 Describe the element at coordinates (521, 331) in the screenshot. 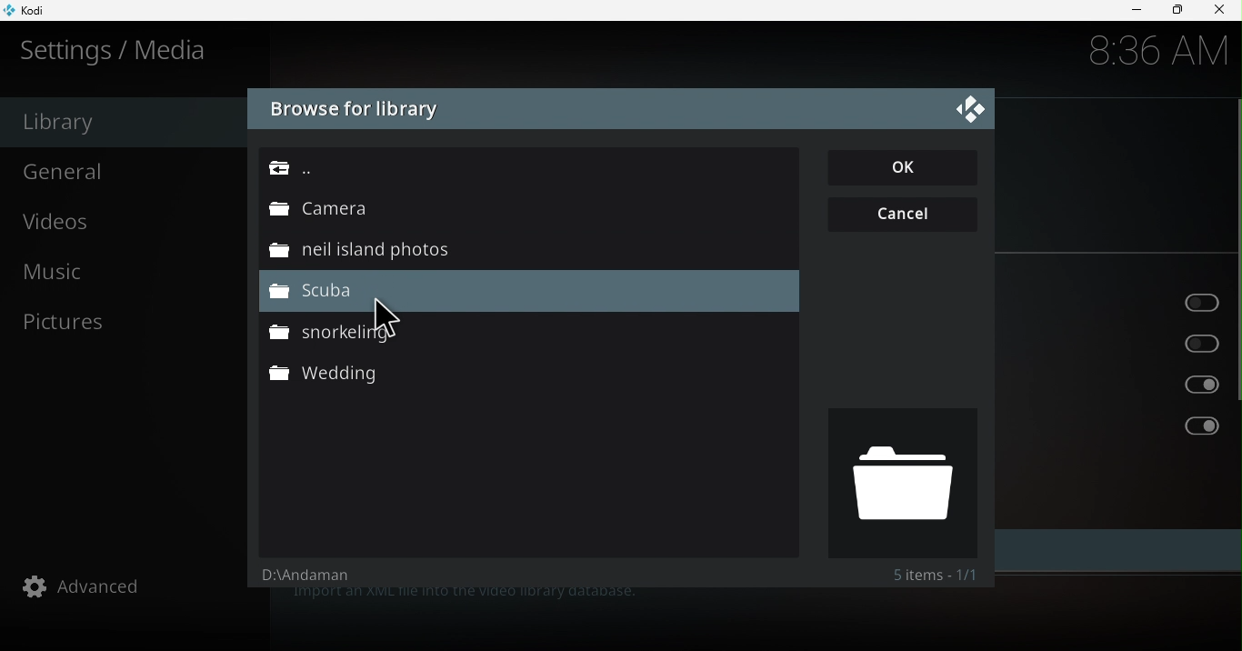

I see `Snorkling` at that location.